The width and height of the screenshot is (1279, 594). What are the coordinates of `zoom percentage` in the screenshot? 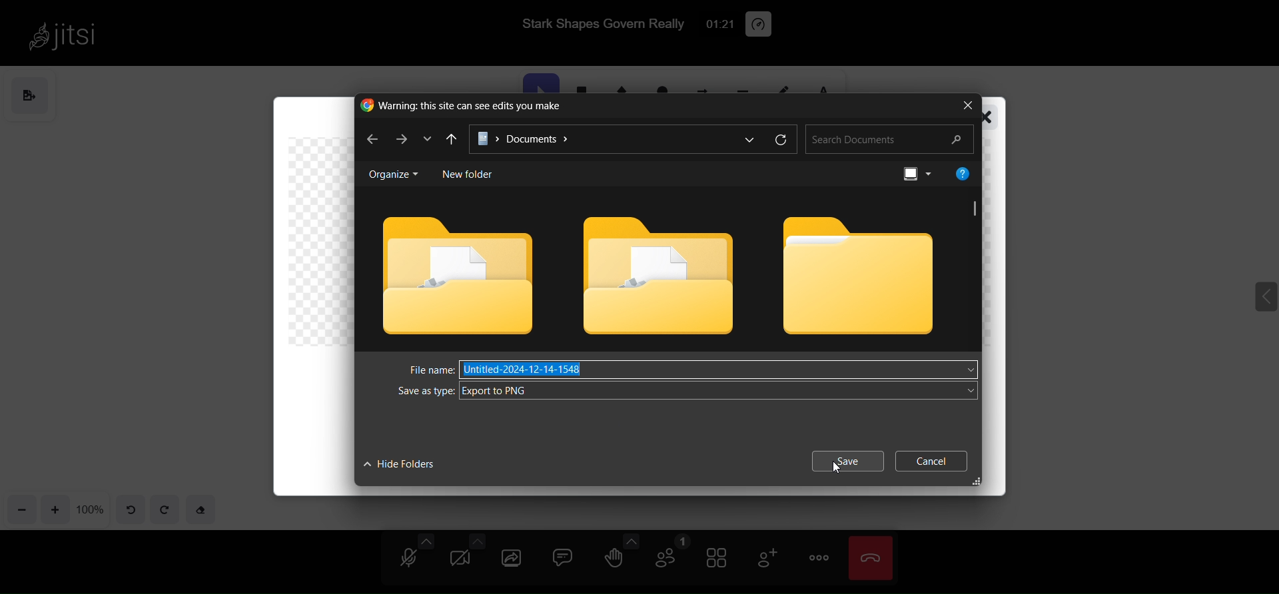 It's located at (92, 508).